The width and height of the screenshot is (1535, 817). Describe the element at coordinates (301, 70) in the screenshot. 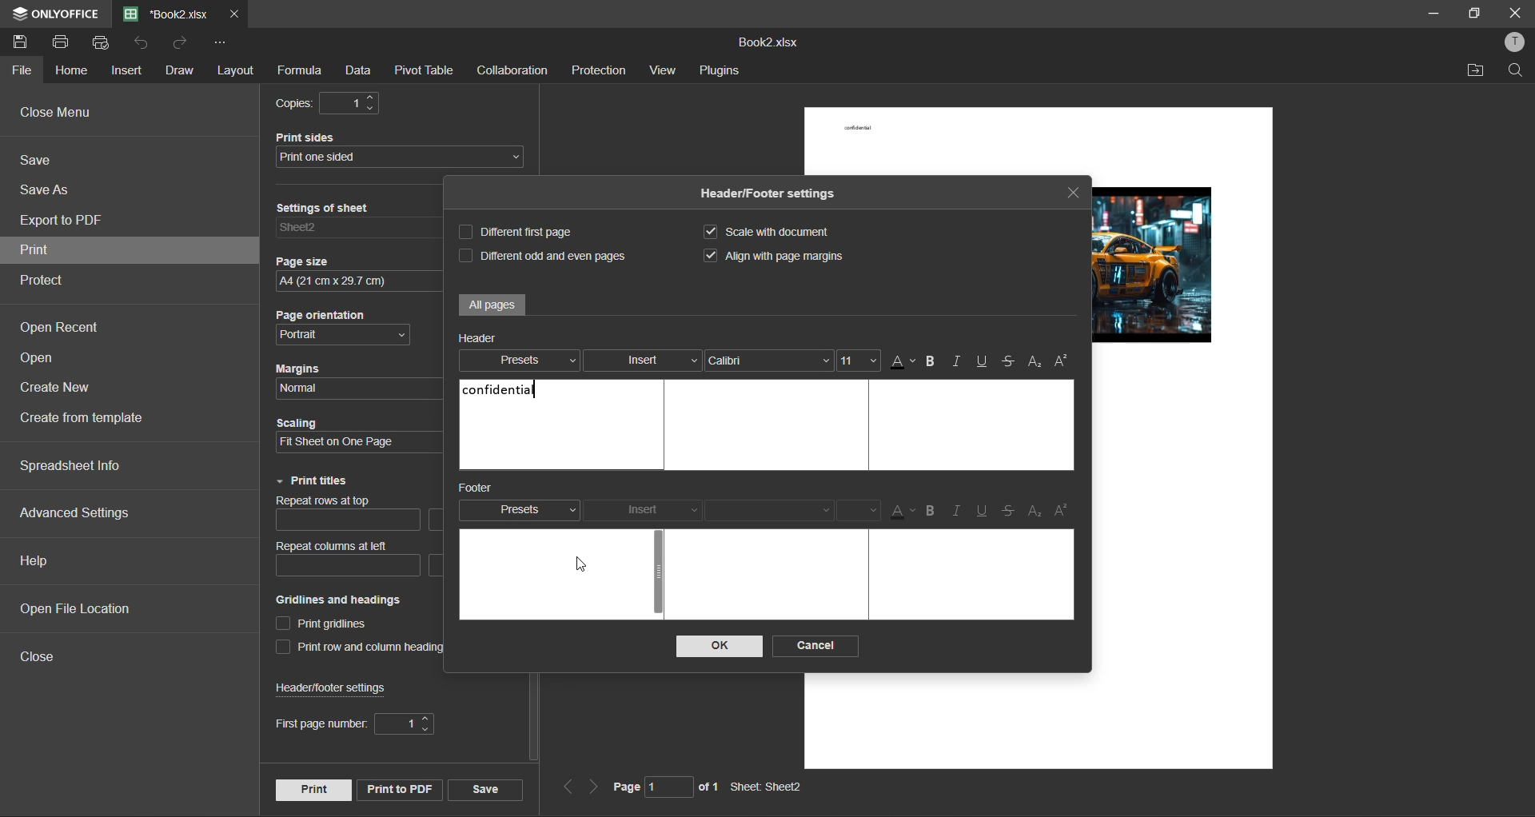

I see `formula` at that location.